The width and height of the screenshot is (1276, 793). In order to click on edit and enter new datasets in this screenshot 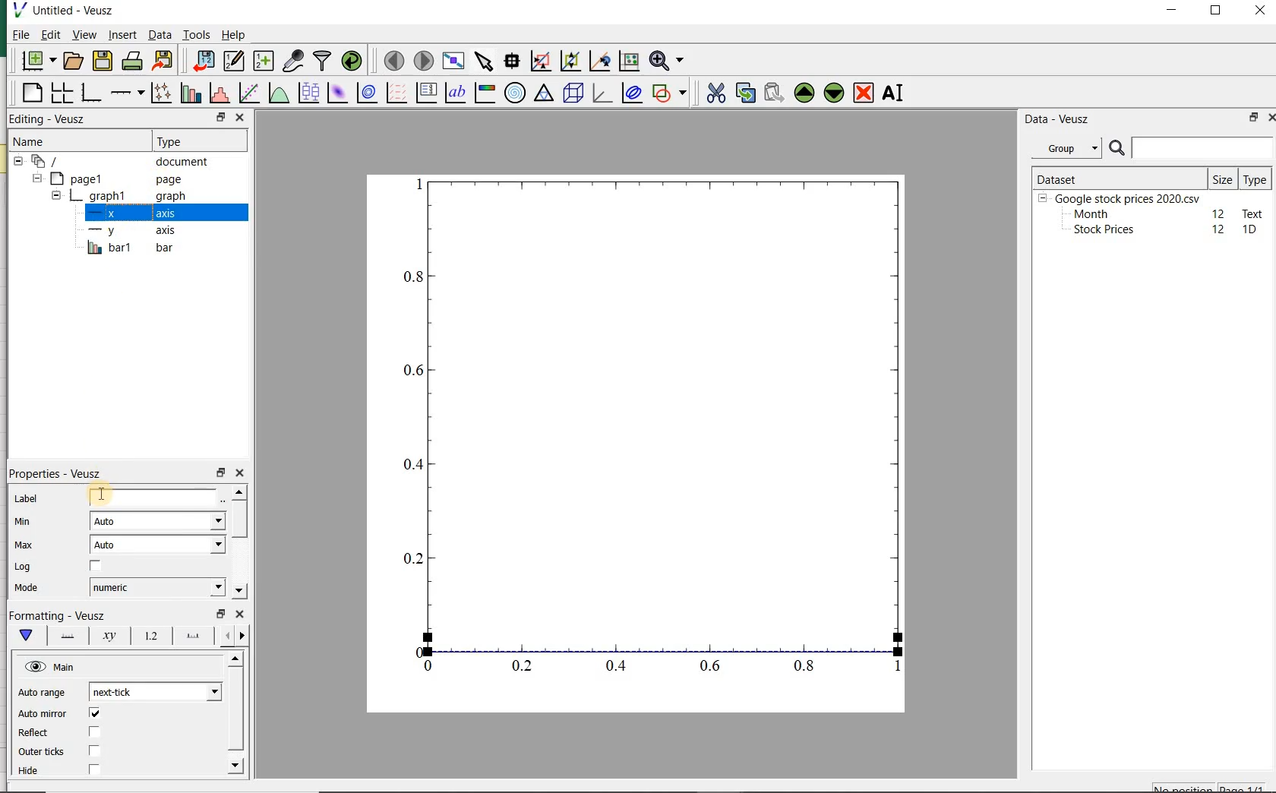, I will do `click(233, 61)`.